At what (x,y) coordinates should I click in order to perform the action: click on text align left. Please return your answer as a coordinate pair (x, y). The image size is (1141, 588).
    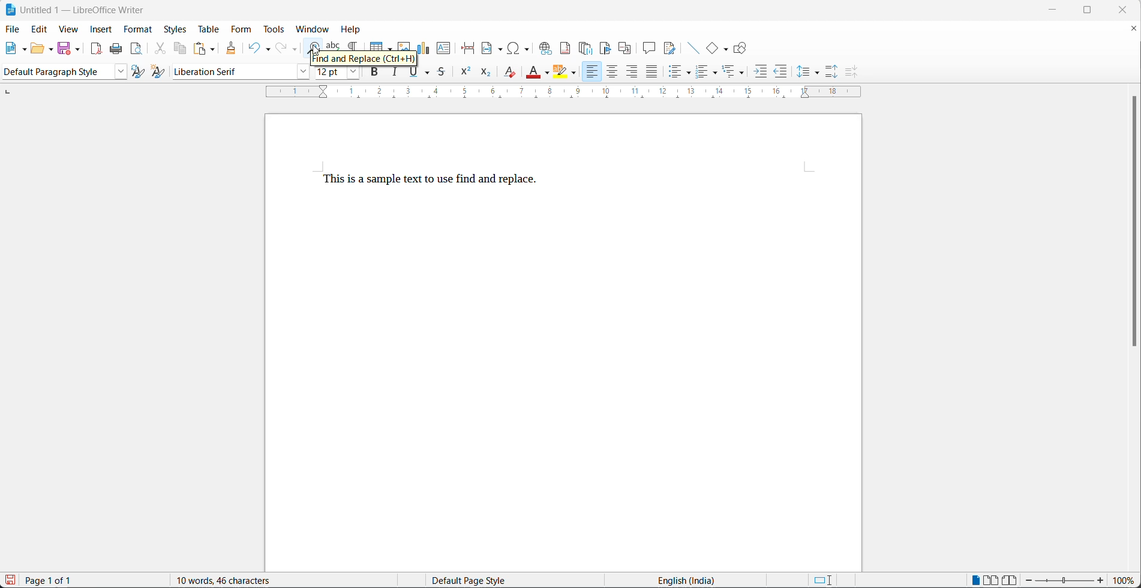
    Looking at the image, I should click on (591, 72).